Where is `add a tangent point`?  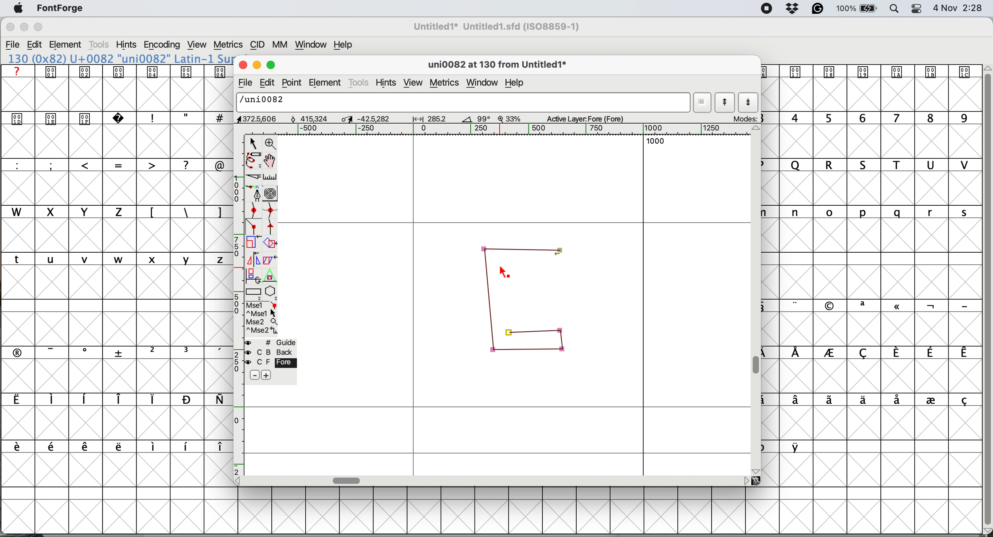
add a tangent point is located at coordinates (271, 227).